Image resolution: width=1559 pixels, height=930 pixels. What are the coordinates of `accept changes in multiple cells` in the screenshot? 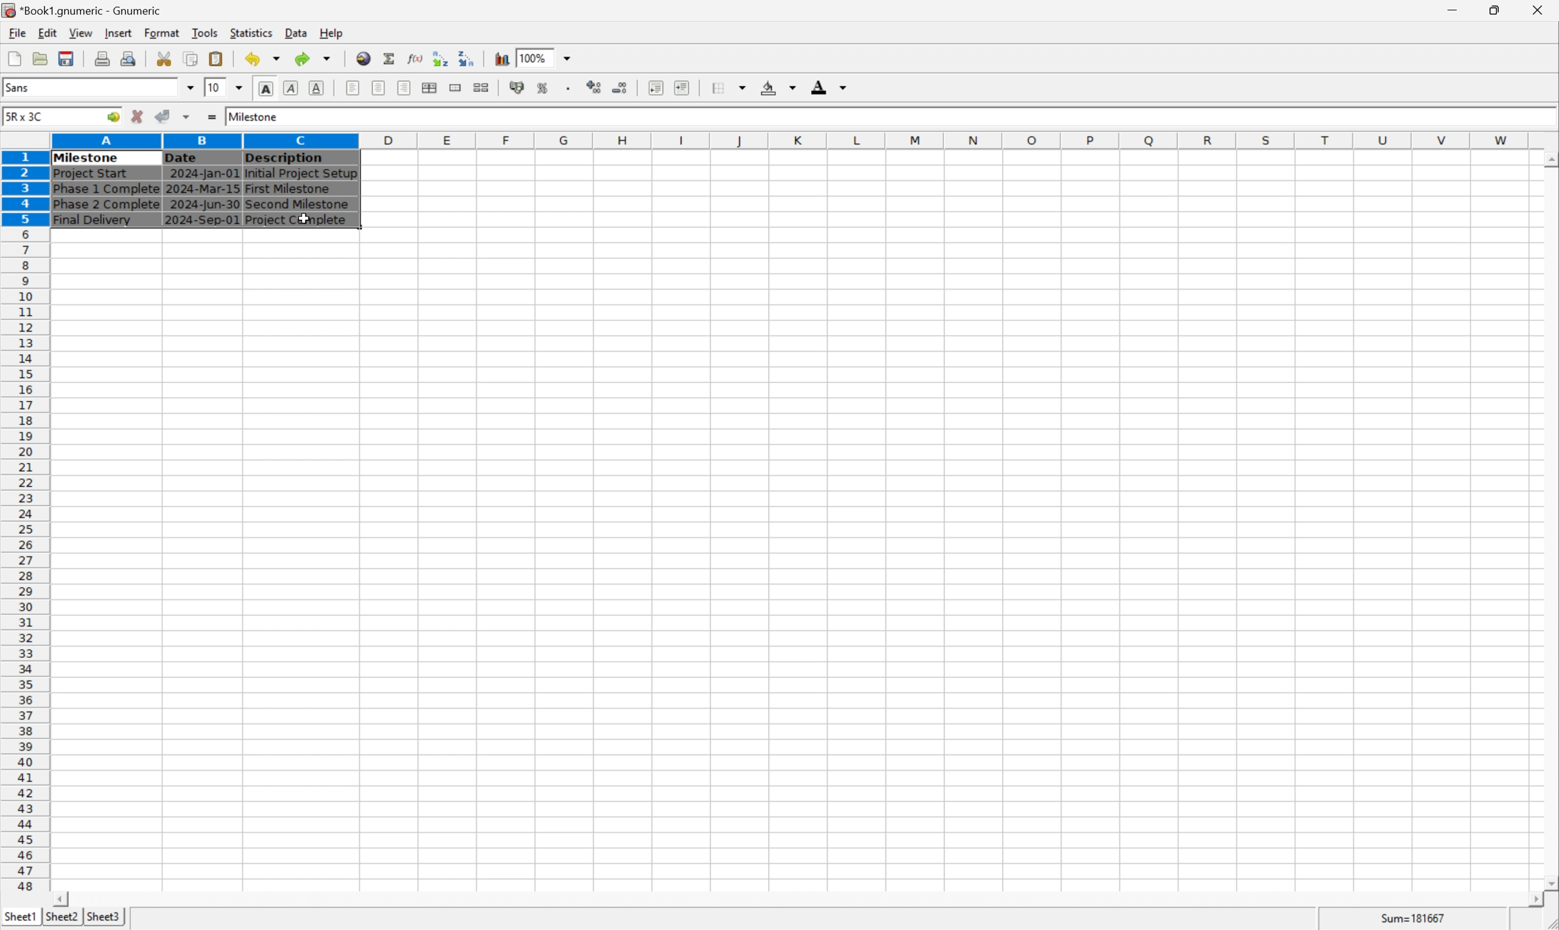 It's located at (188, 119).